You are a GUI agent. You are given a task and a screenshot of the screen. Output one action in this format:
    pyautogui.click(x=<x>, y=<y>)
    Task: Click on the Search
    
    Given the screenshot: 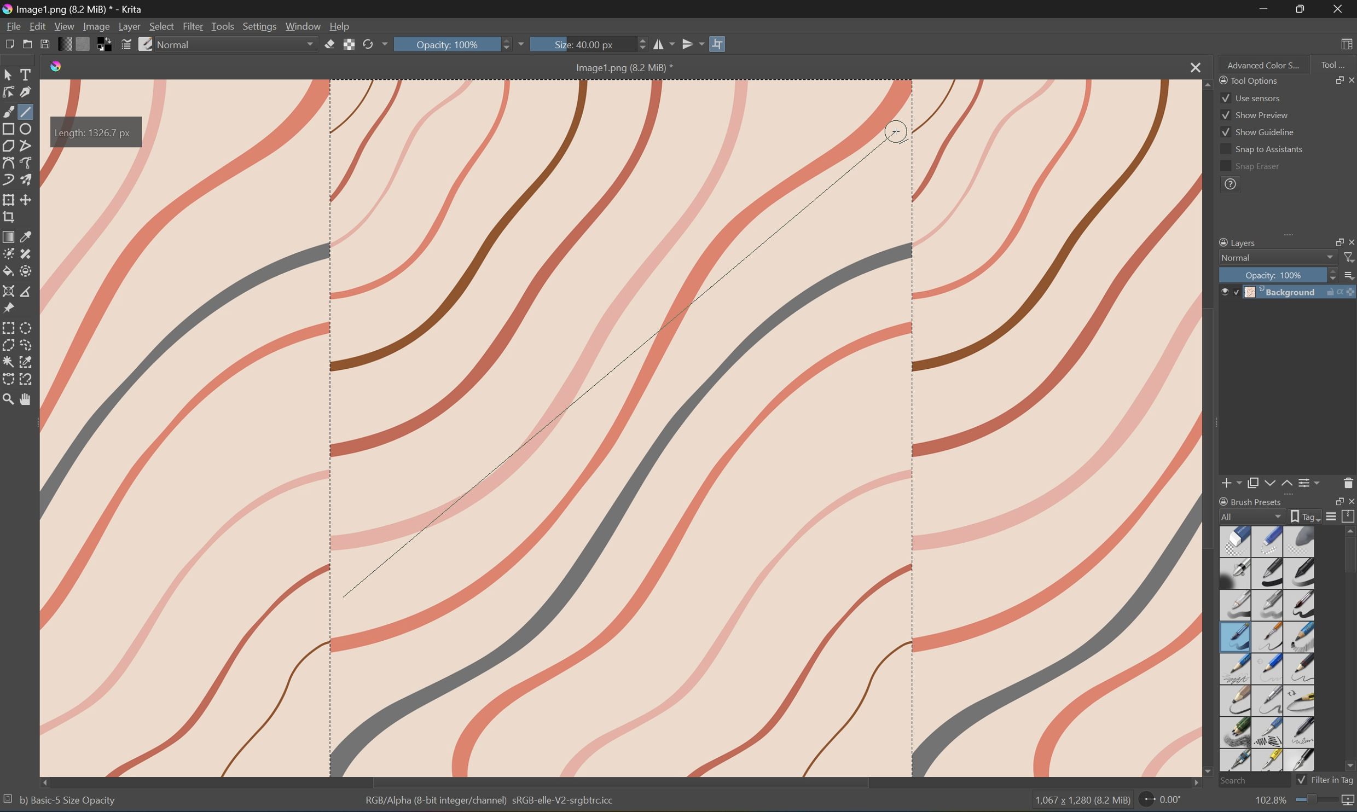 What is the action you would take?
    pyautogui.click(x=1251, y=780)
    